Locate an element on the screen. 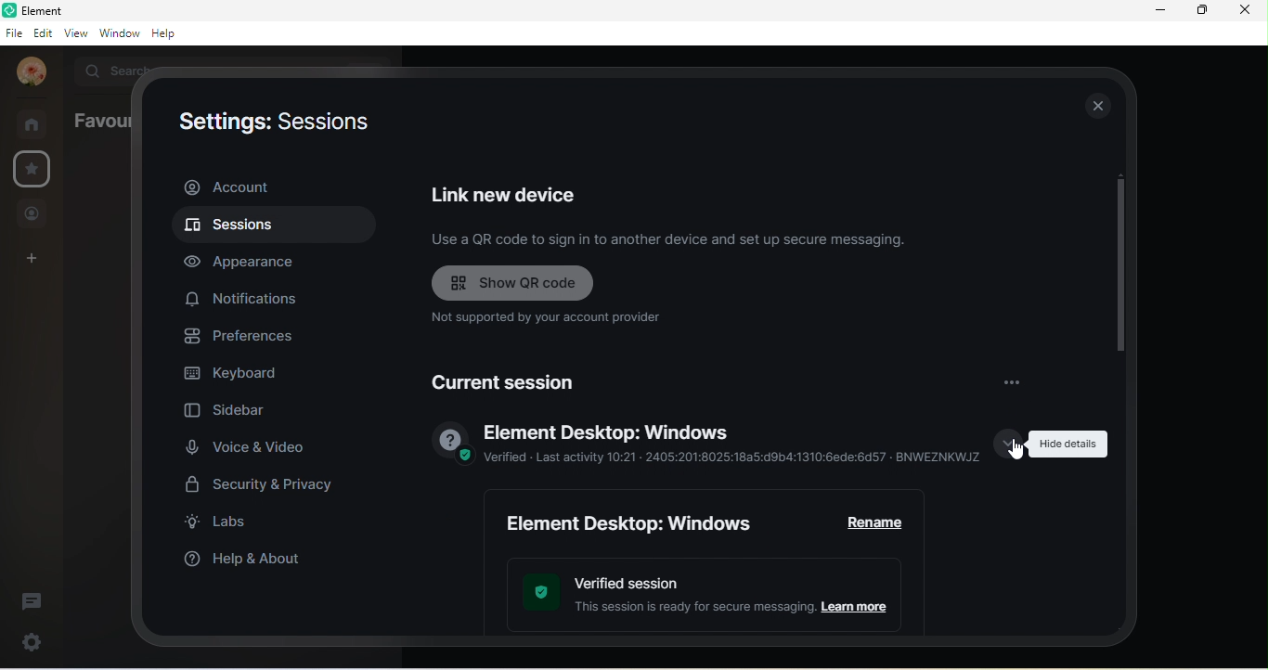  rooms is located at coordinates (36, 123).